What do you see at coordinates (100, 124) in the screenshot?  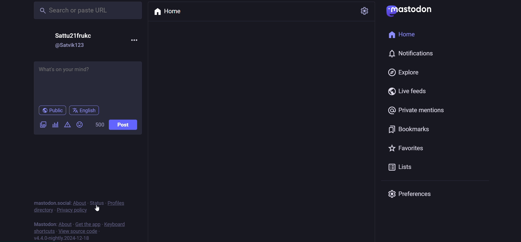 I see `word limit` at bounding box center [100, 124].